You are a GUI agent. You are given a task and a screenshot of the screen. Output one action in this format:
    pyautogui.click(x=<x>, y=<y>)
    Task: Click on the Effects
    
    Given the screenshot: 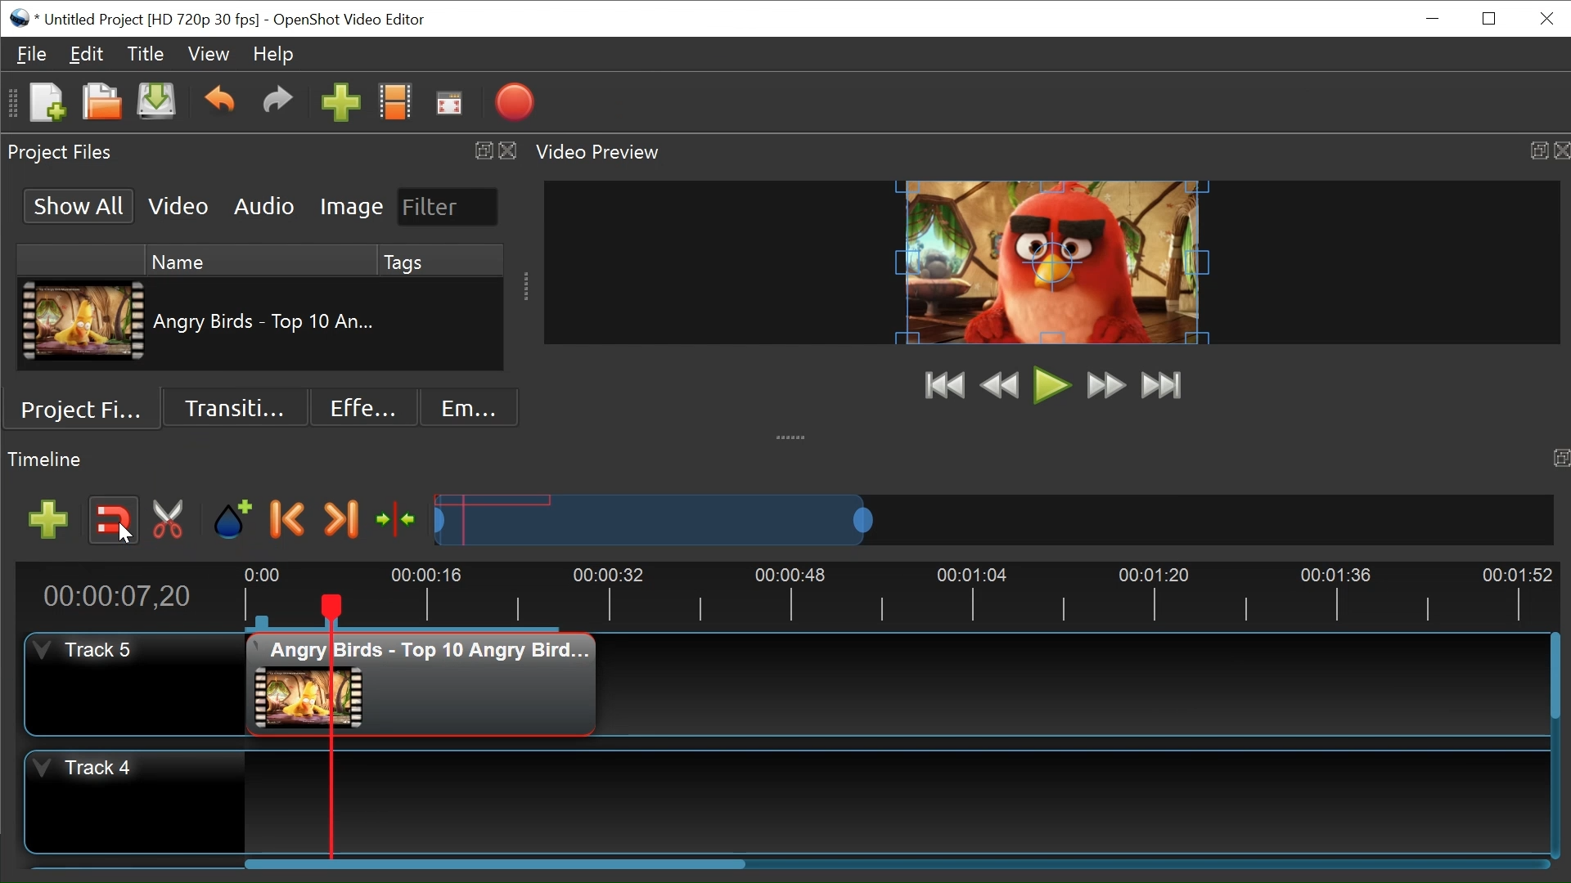 What is the action you would take?
    pyautogui.click(x=362, y=409)
    